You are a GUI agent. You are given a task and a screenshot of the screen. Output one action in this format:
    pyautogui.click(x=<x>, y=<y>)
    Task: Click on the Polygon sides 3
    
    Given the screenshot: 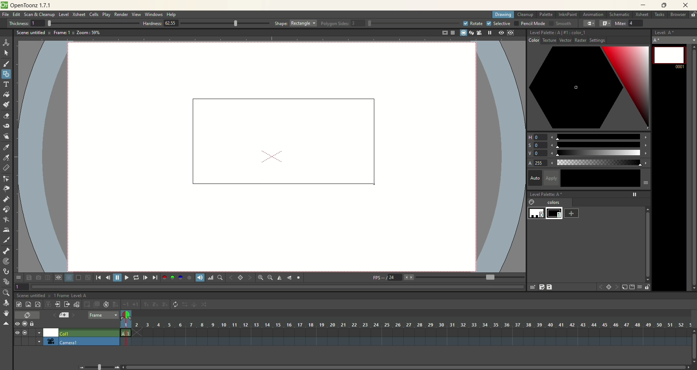 What is the action you would take?
    pyautogui.click(x=386, y=24)
    